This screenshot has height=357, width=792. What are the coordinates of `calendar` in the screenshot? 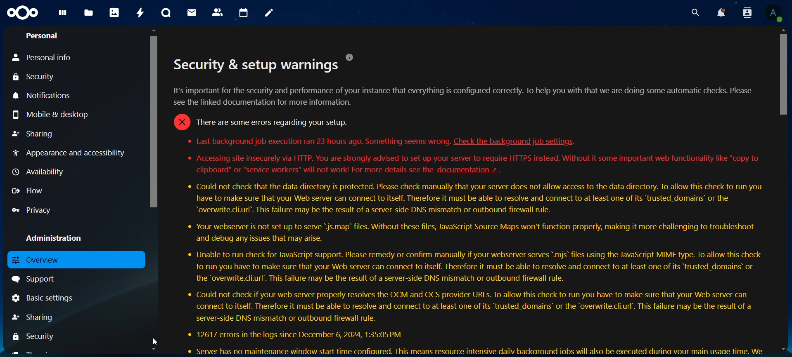 It's located at (244, 12).